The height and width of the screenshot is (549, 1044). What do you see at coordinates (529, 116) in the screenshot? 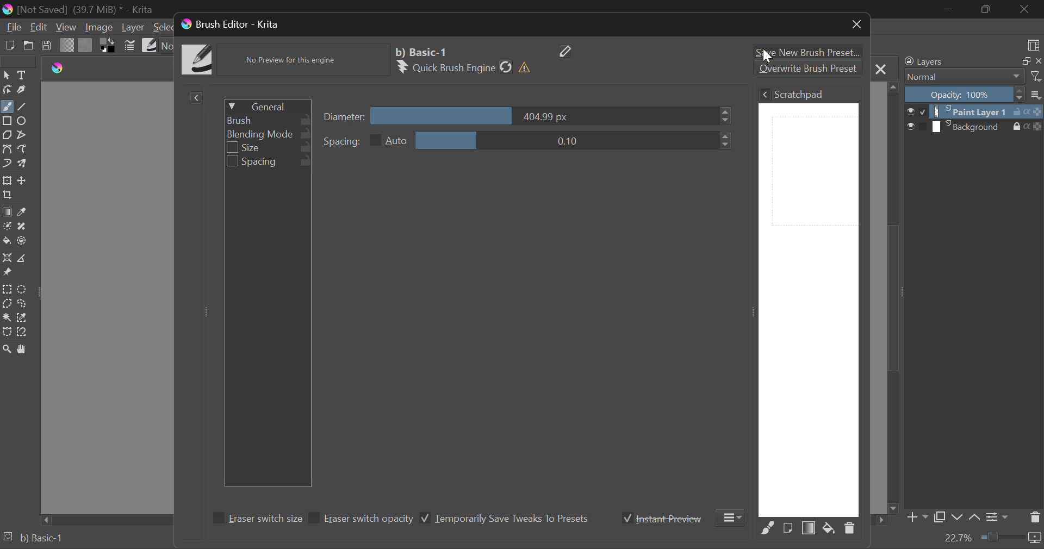
I see `Diameter Slider` at bounding box center [529, 116].